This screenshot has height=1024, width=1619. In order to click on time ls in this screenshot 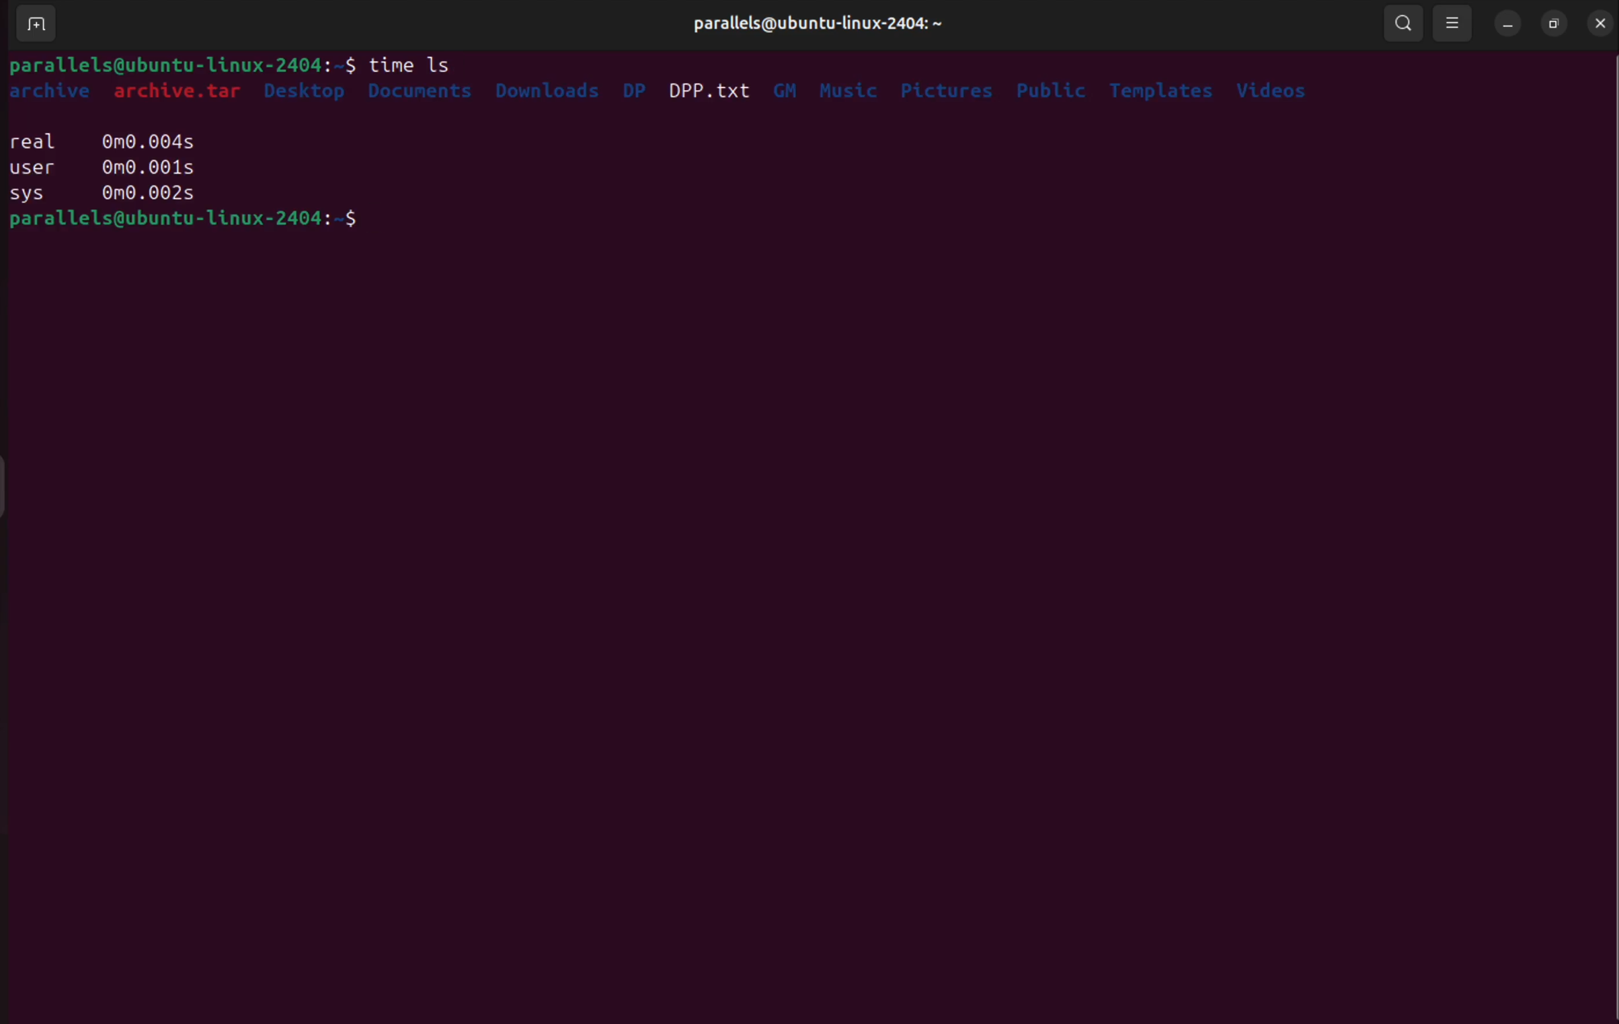, I will do `click(416, 61)`.